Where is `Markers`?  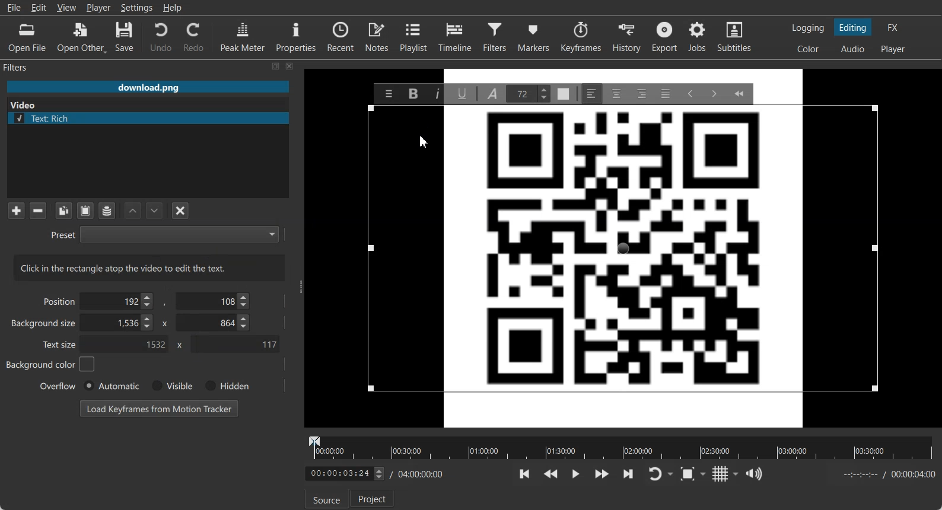
Markers is located at coordinates (534, 36).